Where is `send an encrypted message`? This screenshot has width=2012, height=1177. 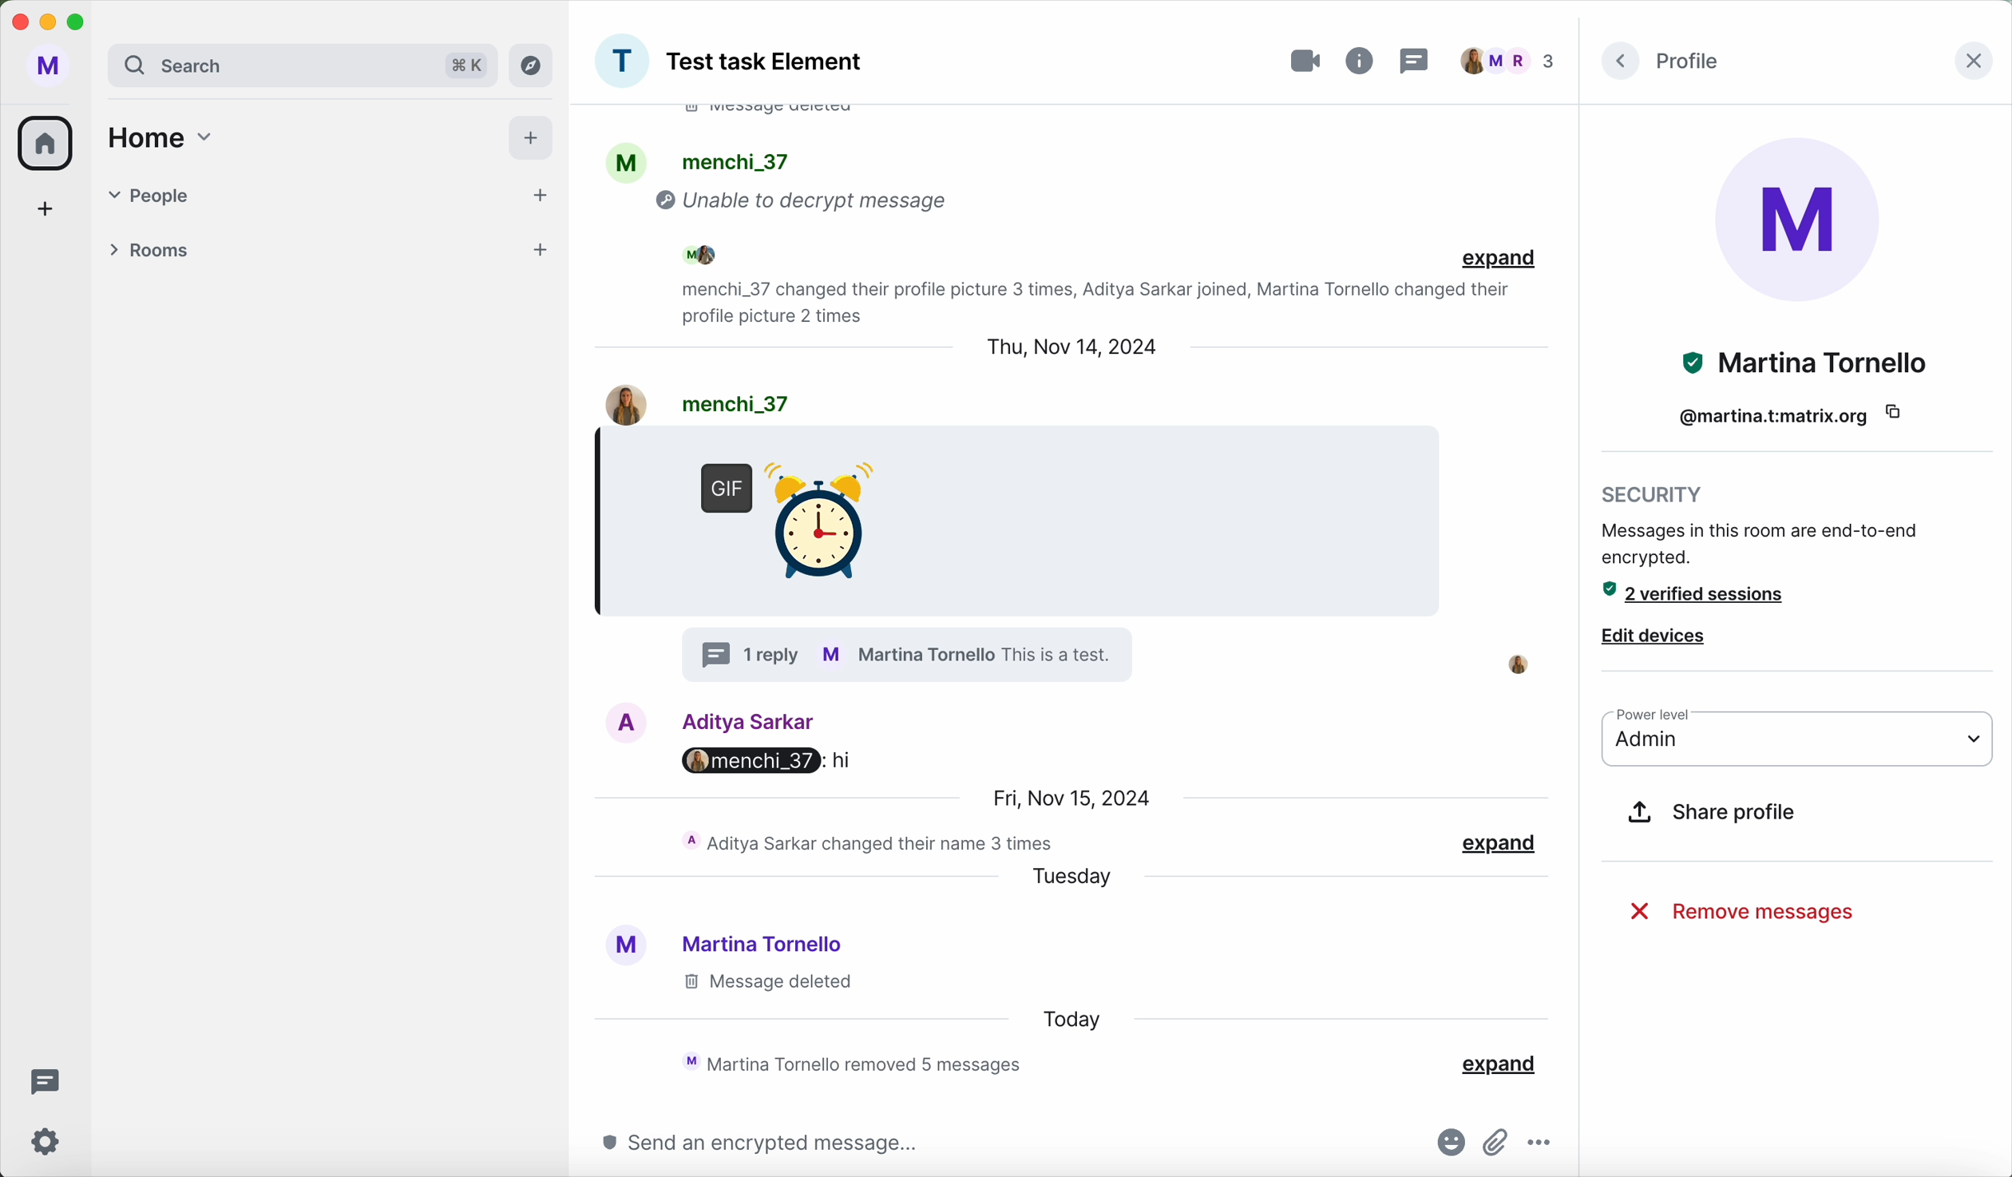
send an encrypted message is located at coordinates (748, 1143).